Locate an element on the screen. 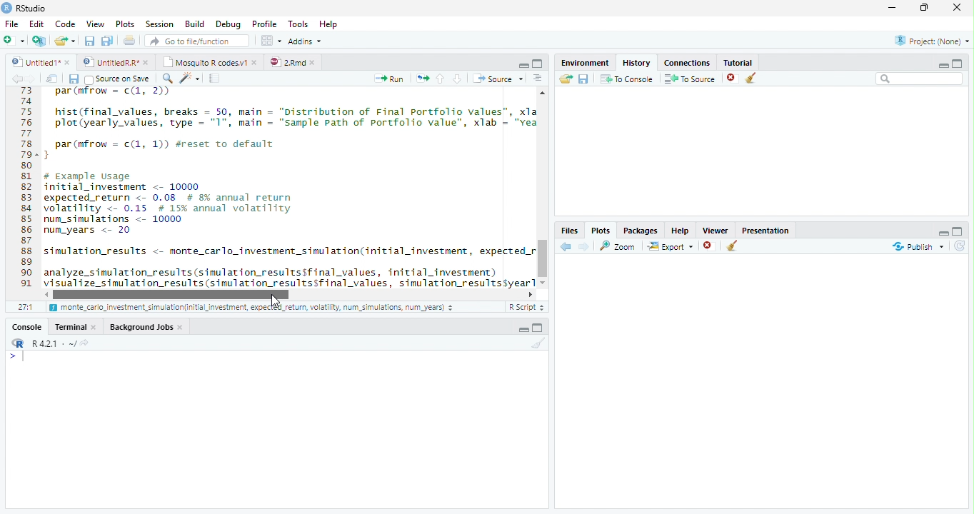 This screenshot has width=974, height=514.  is located at coordinates (523, 64).